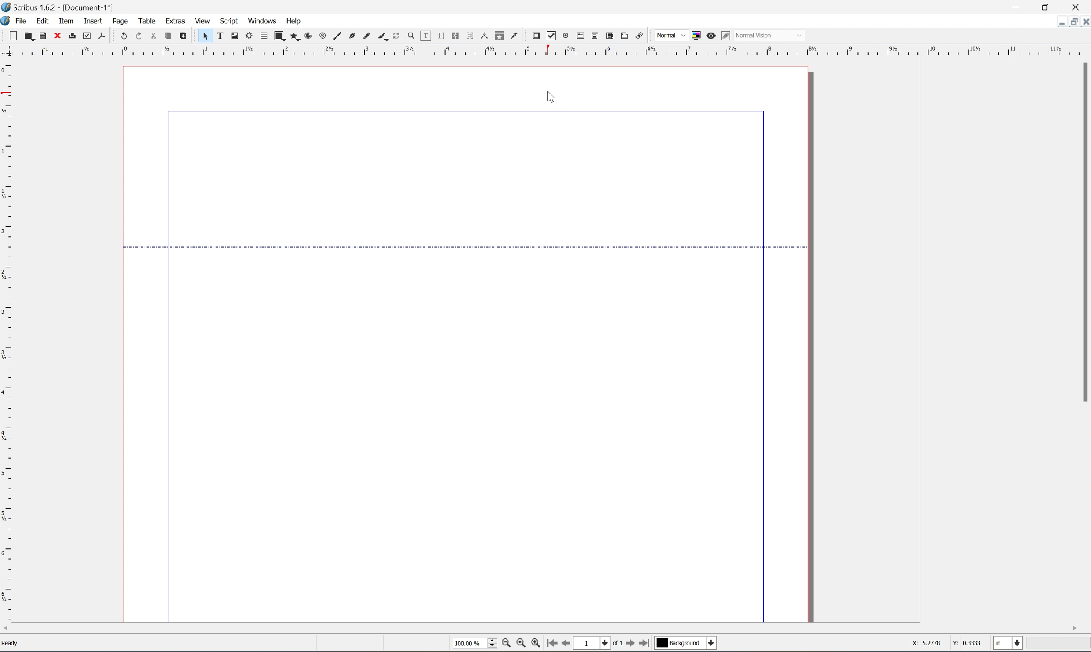 The height and width of the screenshot is (652, 1091). What do you see at coordinates (146, 18) in the screenshot?
I see `table` at bounding box center [146, 18].